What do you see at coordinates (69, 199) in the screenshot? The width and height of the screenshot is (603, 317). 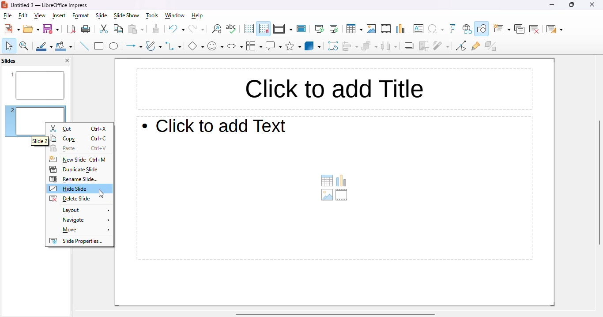 I see `delete slide` at bounding box center [69, 199].